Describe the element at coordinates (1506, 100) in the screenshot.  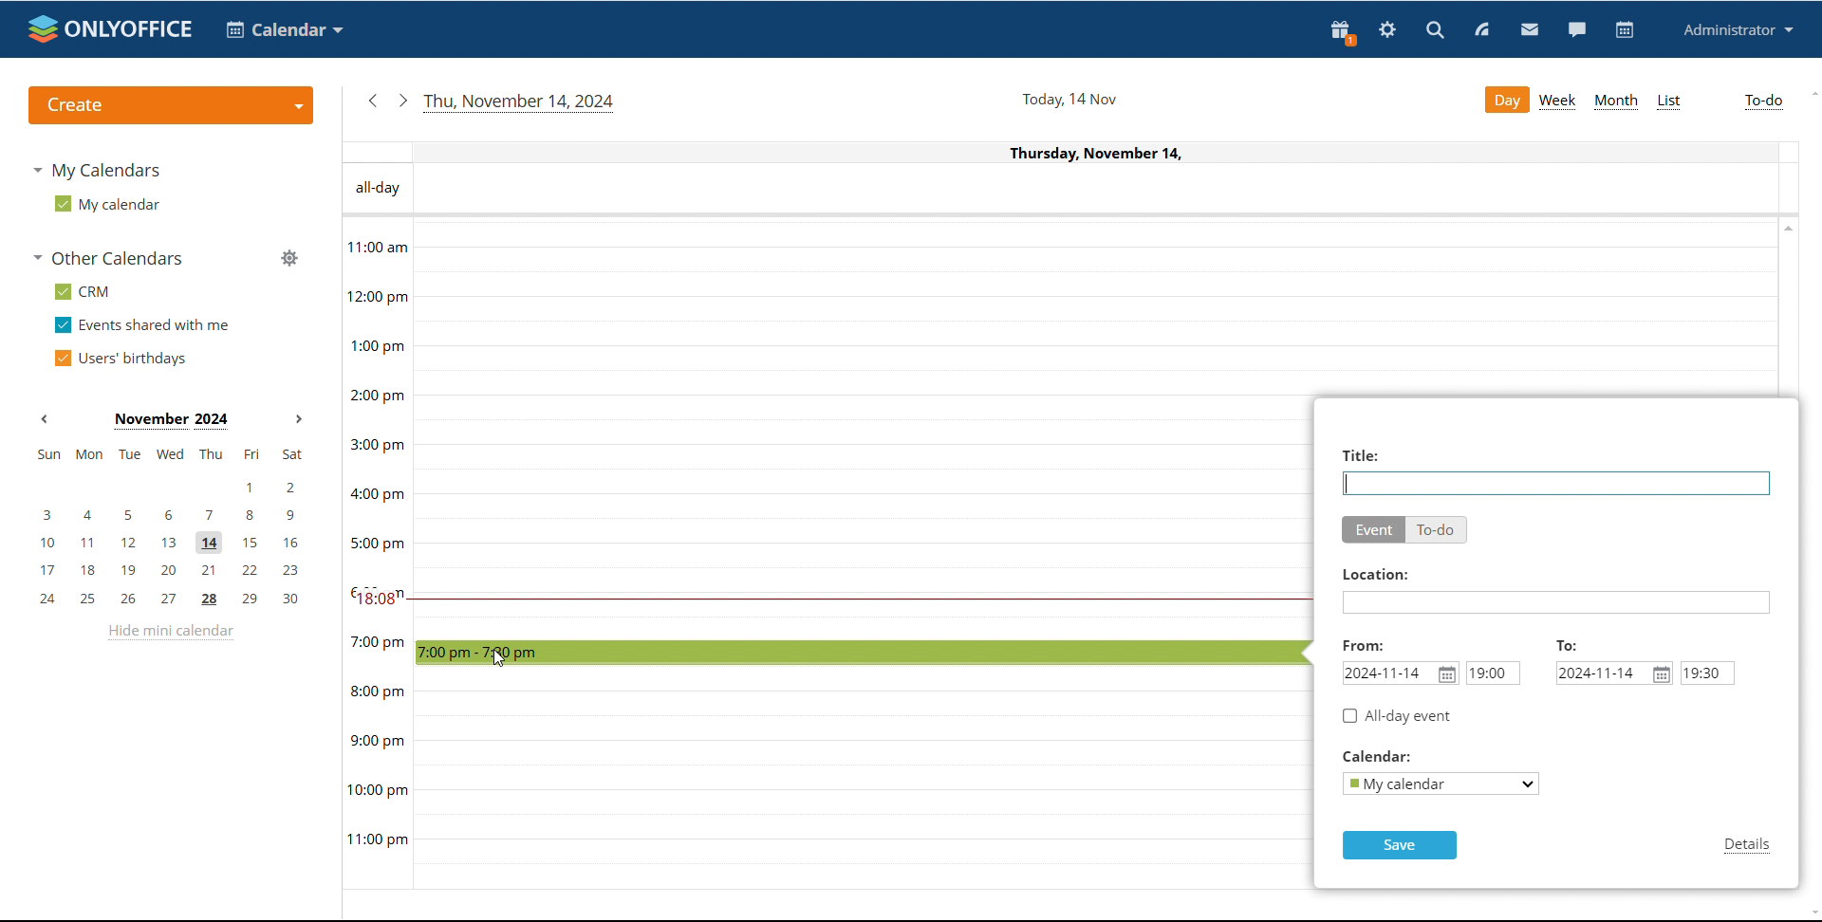
I see `day view` at that location.